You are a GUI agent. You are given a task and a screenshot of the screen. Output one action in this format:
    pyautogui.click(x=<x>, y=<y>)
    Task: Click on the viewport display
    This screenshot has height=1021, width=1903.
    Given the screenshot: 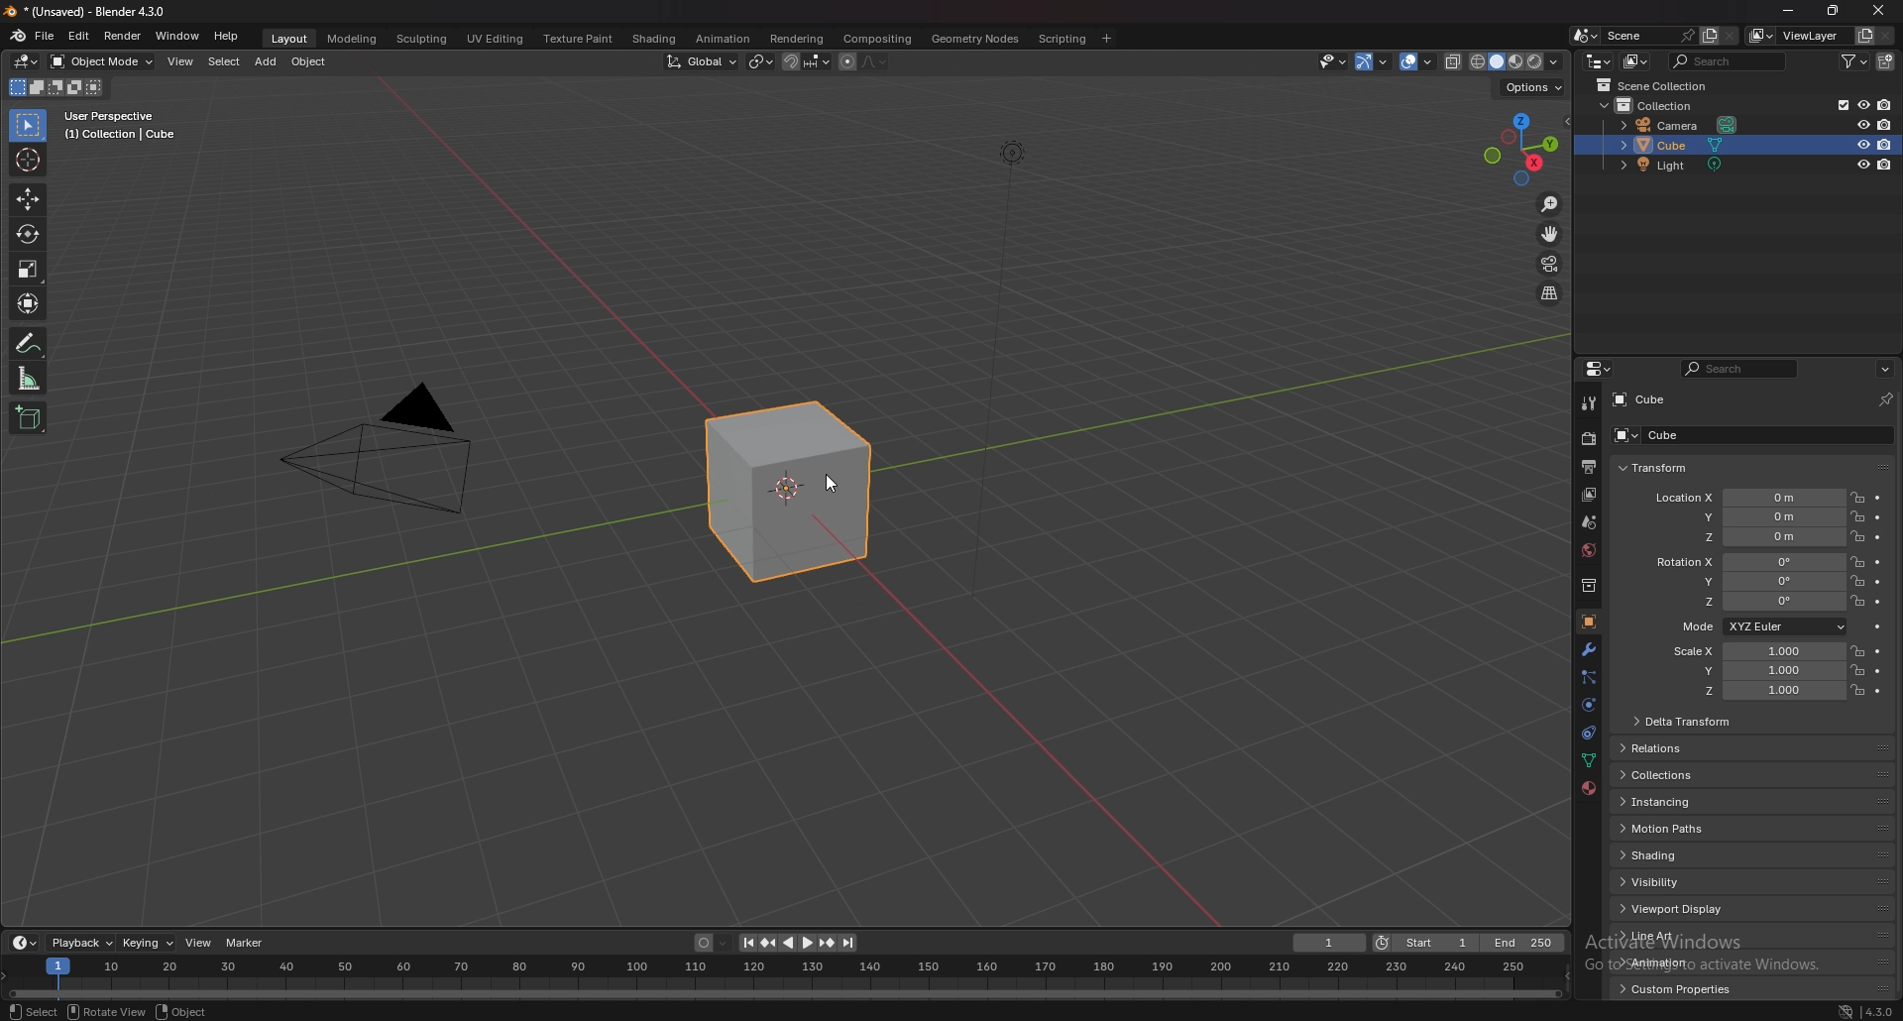 What is the action you would take?
    pyautogui.click(x=1674, y=908)
    